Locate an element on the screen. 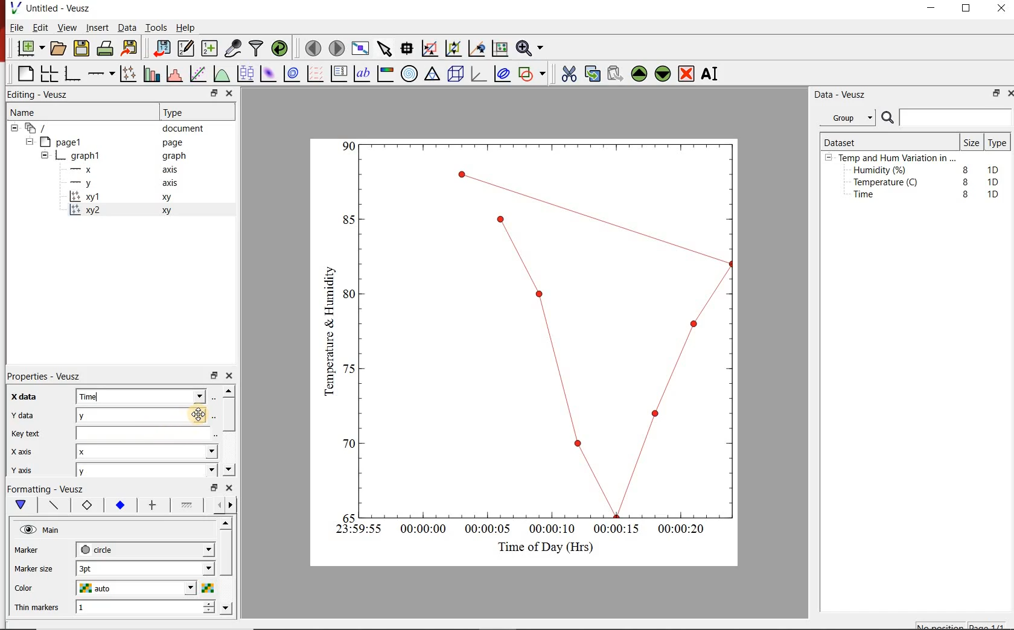  document is located at coordinates (187, 129).